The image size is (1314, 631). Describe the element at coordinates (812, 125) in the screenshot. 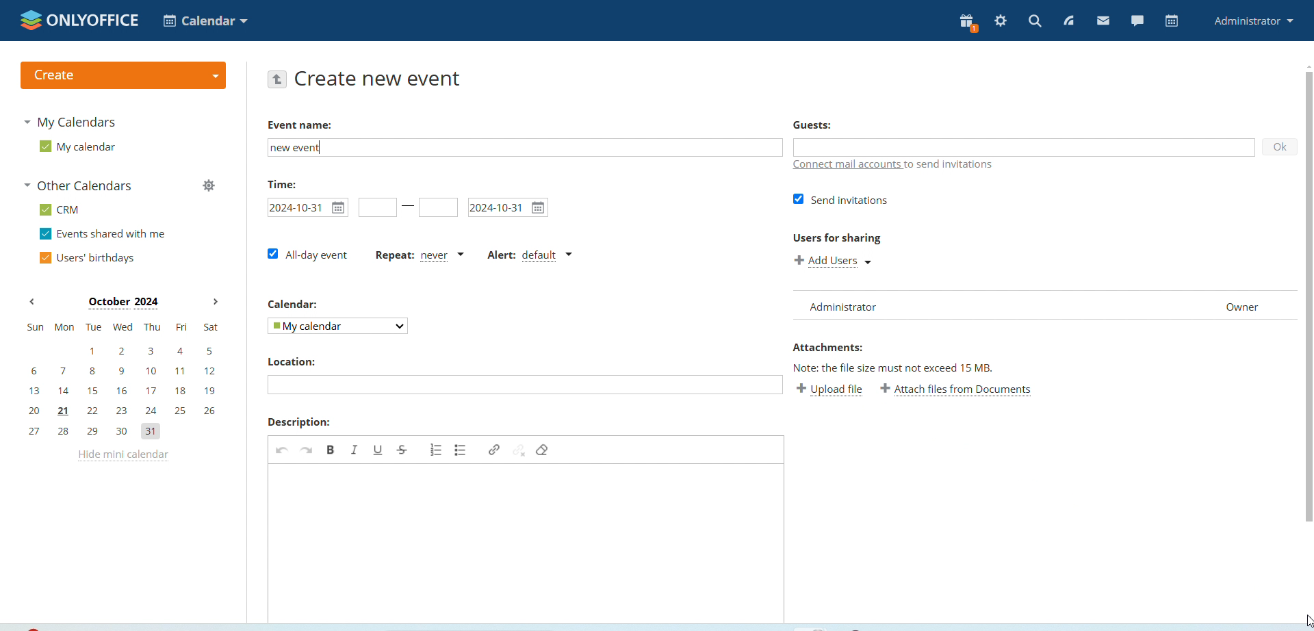

I see `guests` at that location.